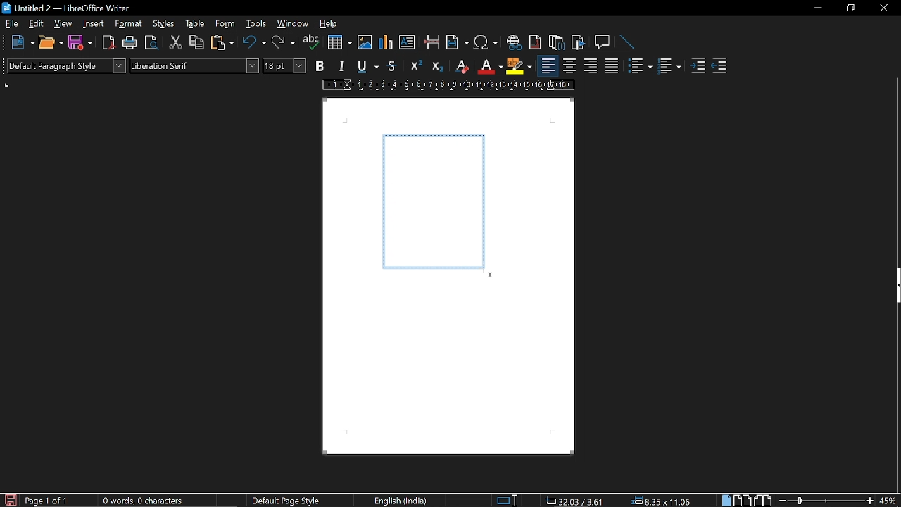 The height and width of the screenshot is (507, 901). I want to click on paste, so click(224, 44).